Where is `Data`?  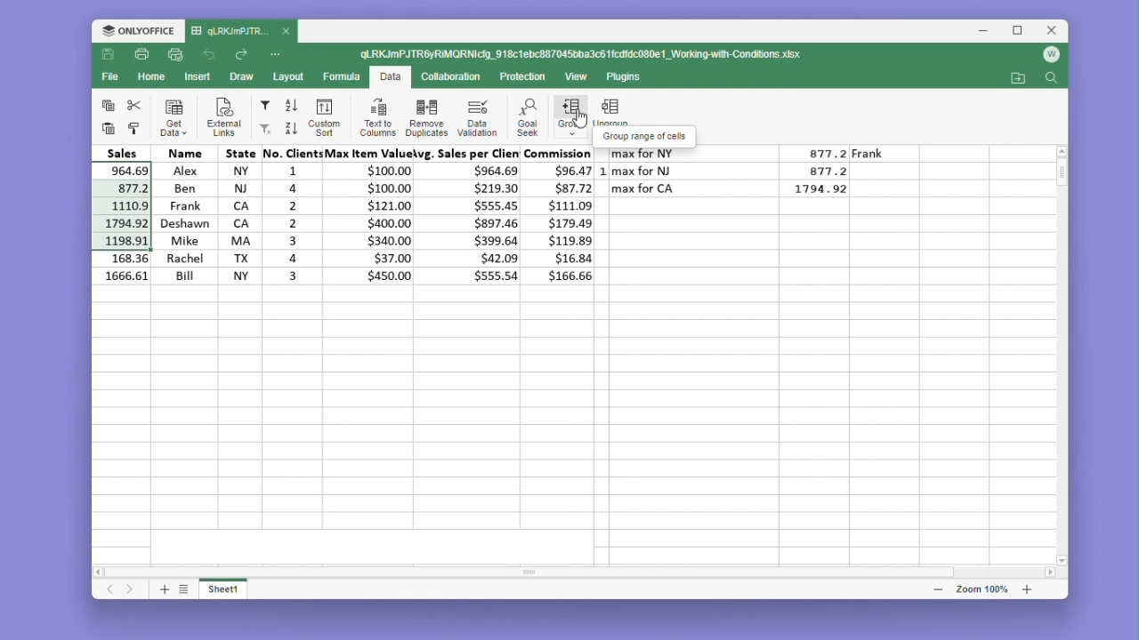
Data is located at coordinates (376, 222).